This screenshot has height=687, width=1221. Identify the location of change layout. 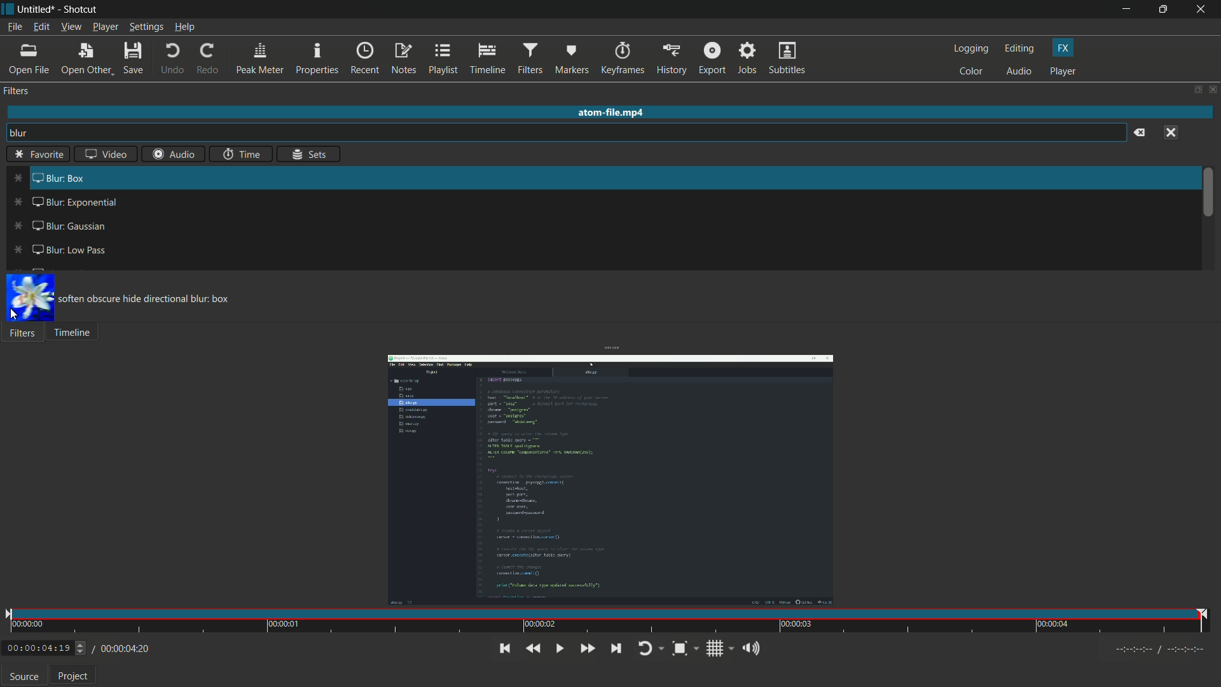
(1194, 89).